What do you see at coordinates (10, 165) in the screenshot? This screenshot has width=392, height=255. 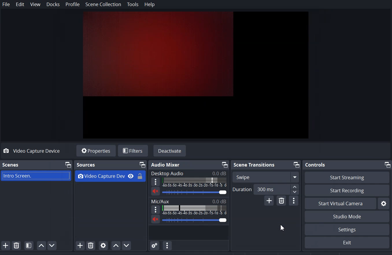 I see `Scene` at bounding box center [10, 165].